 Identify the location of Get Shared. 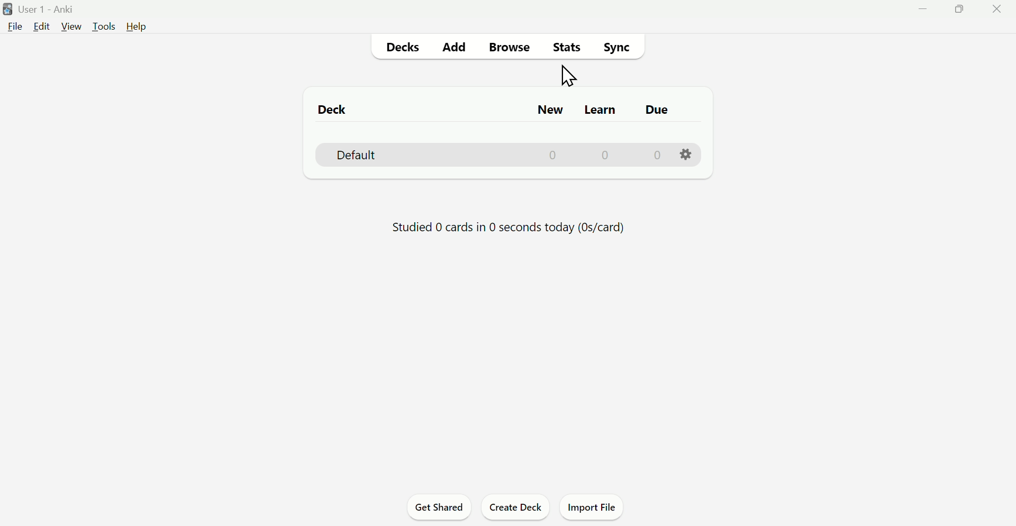
(437, 506).